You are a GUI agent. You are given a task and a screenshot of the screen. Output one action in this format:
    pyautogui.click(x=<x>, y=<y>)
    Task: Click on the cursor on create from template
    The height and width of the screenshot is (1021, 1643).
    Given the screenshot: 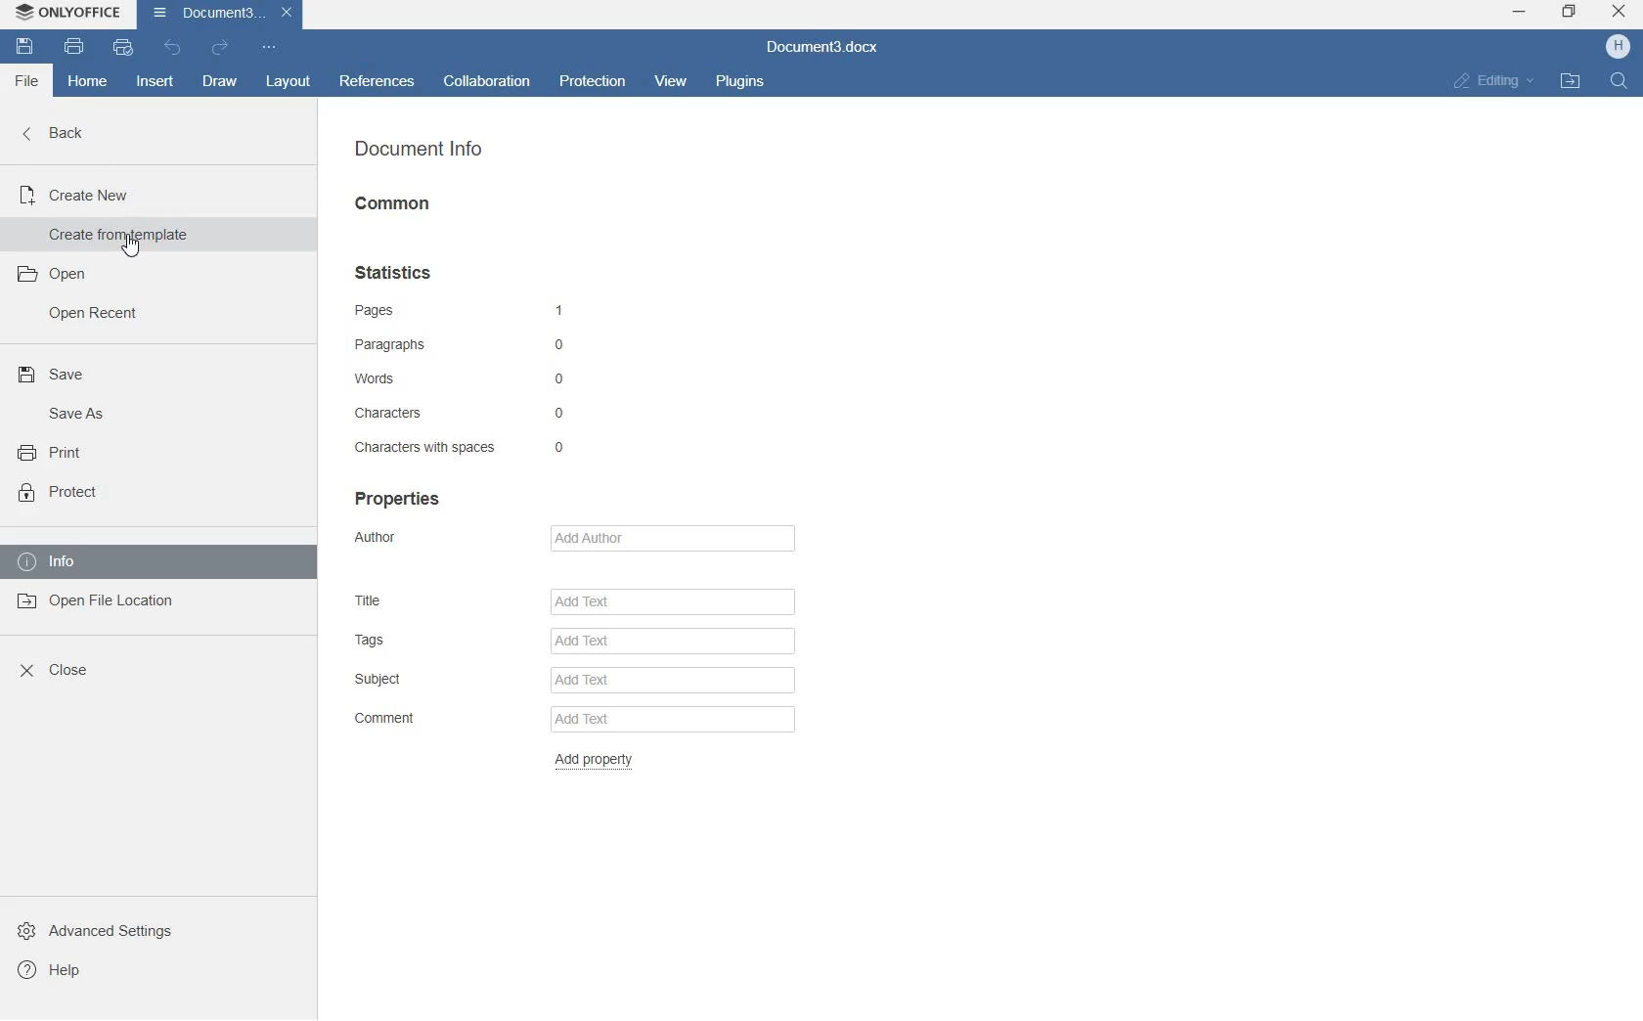 What is the action you would take?
    pyautogui.click(x=133, y=245)
    